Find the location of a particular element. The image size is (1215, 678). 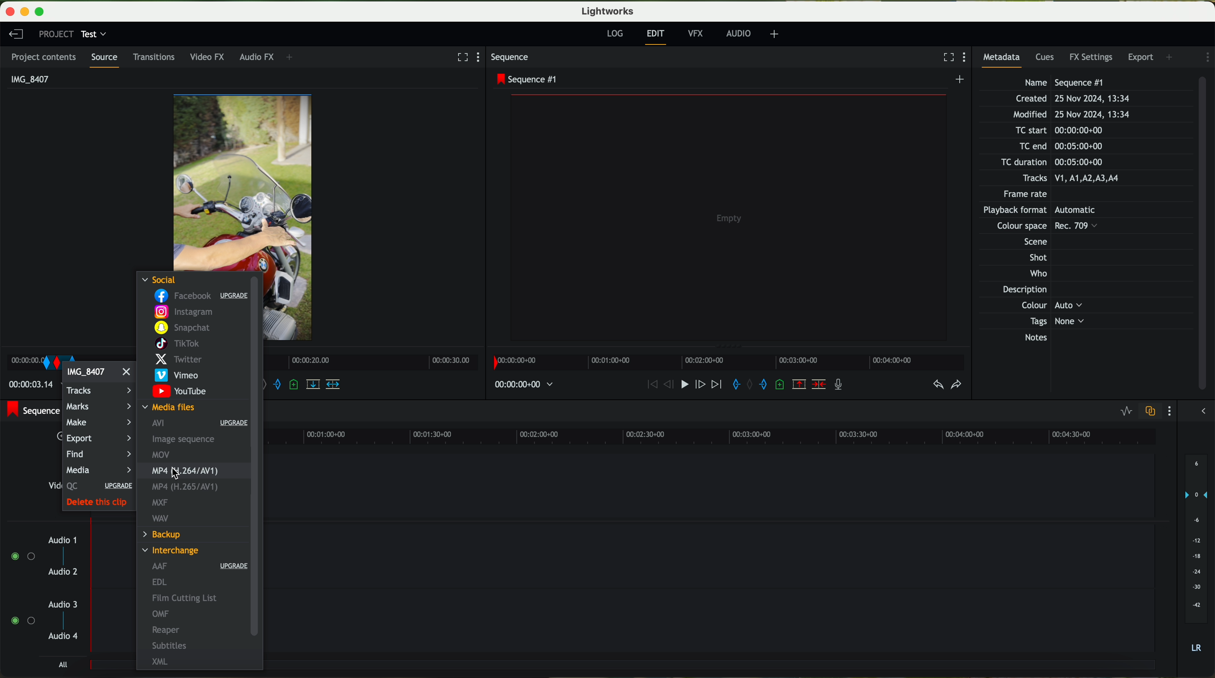

TC duration is located at coordinates (1046, 163).